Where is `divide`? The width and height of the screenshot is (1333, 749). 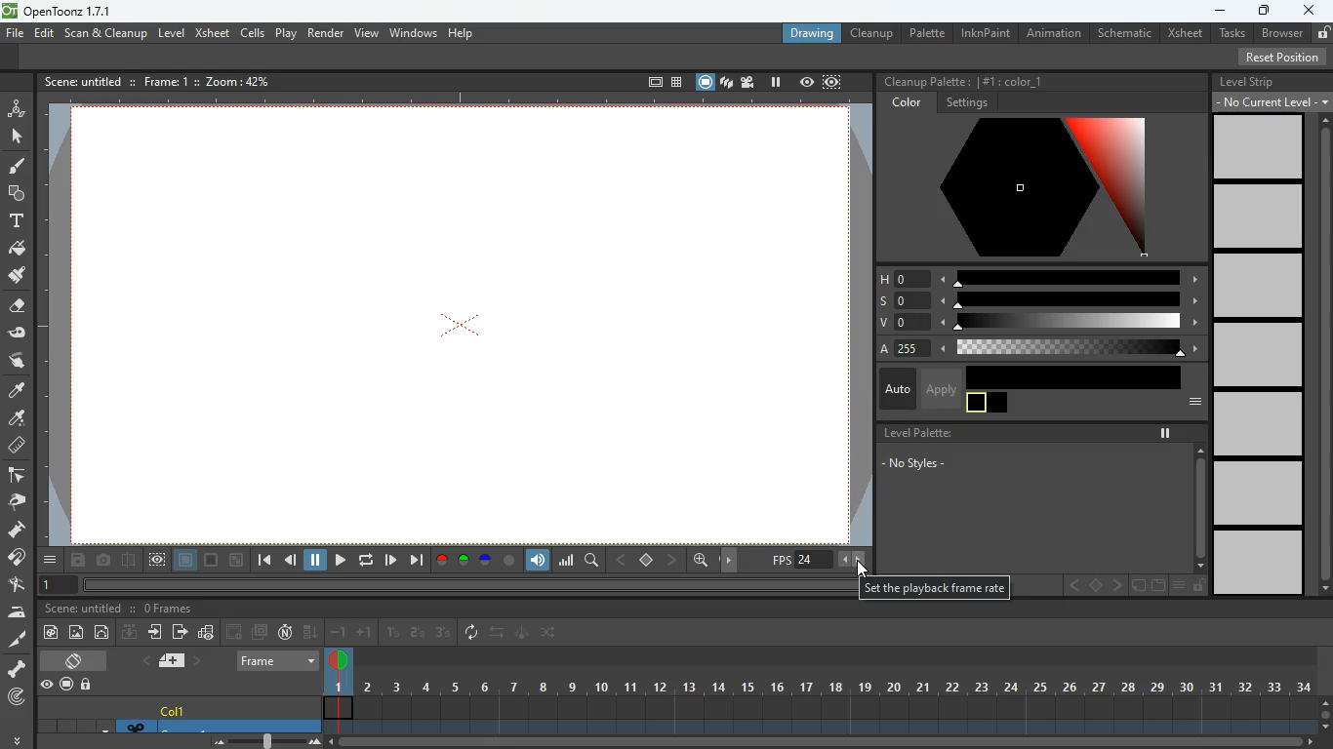
divide is located at coordinates (128, 561).